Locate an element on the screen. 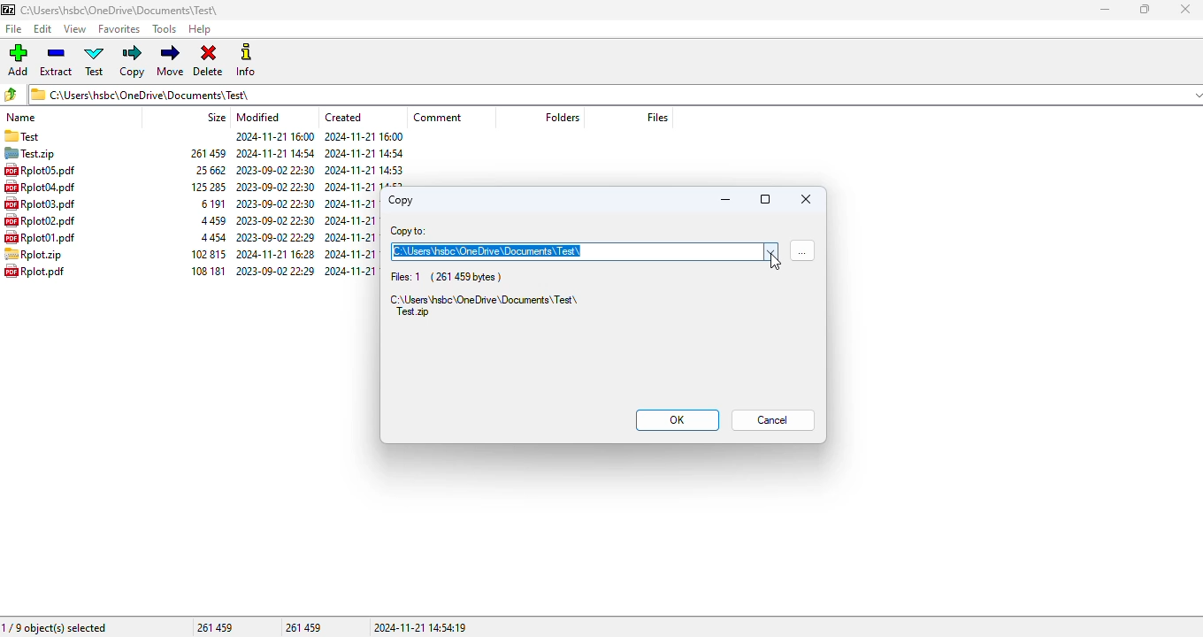 Image resolution: width=1203 pixels, height=637 pixels. file name is located at coordinates (39, 236).